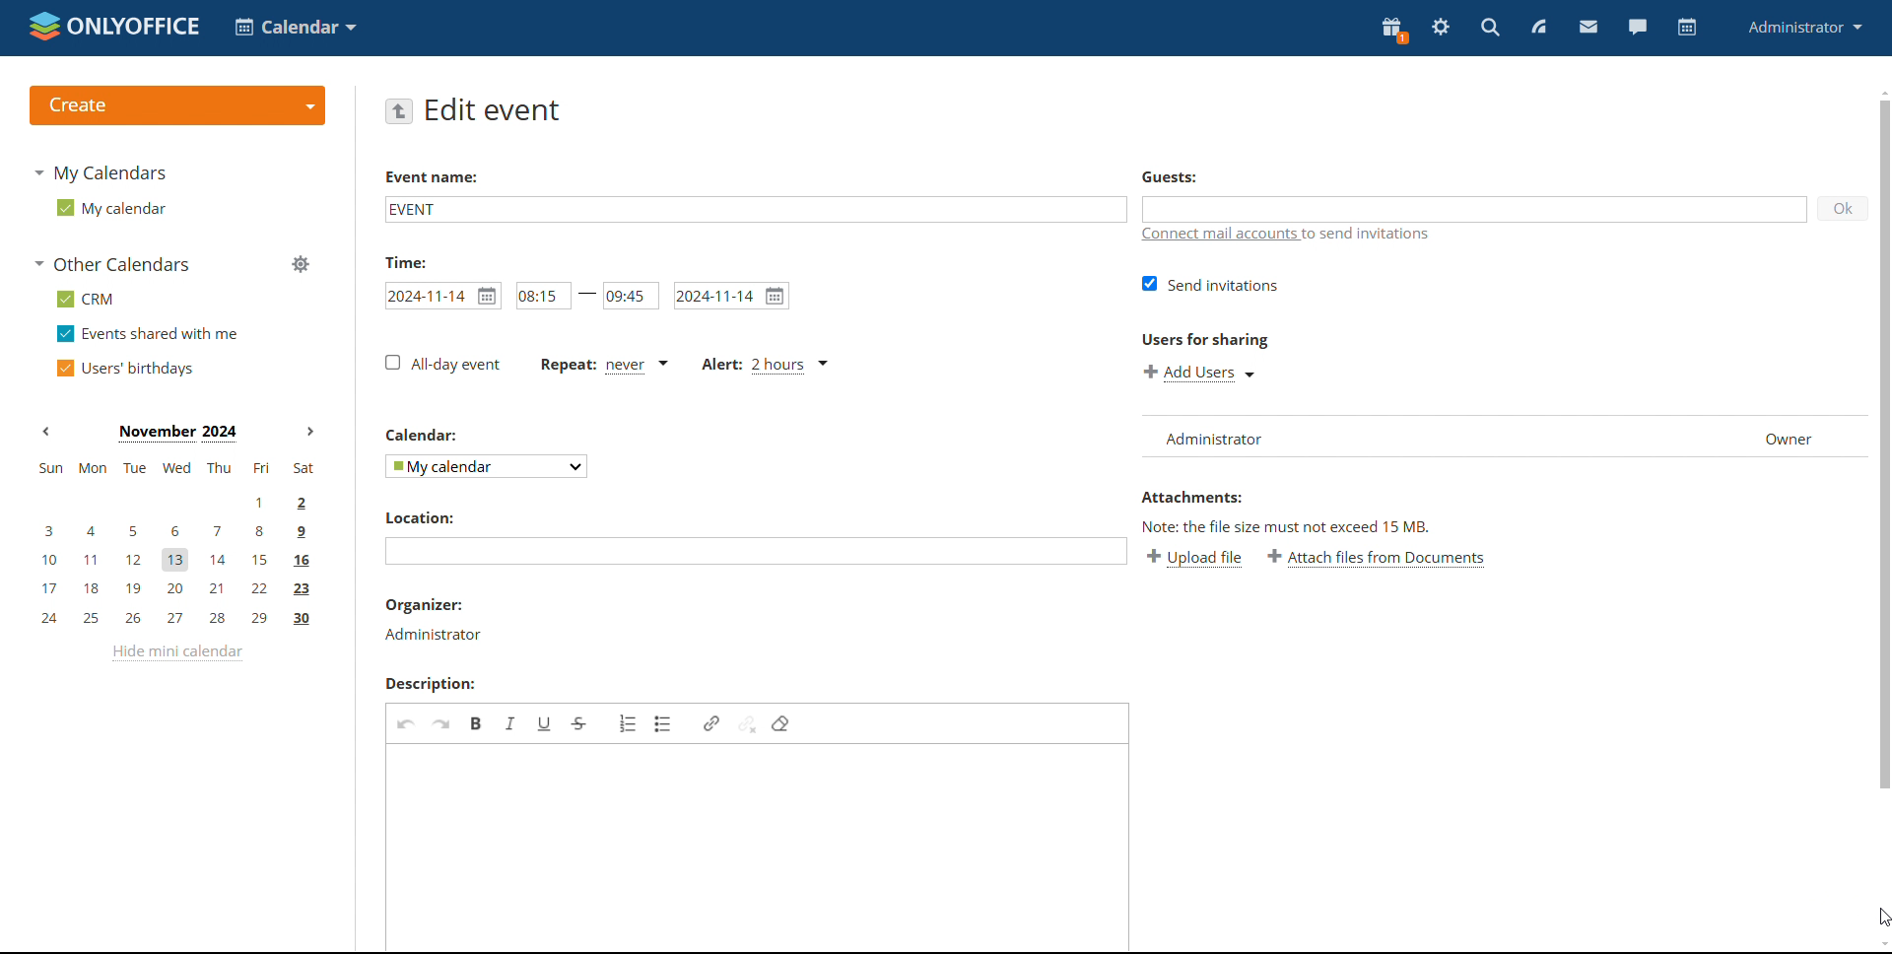 The image size is (1892, 954). I want to click on guest label, so click(1181, 181).